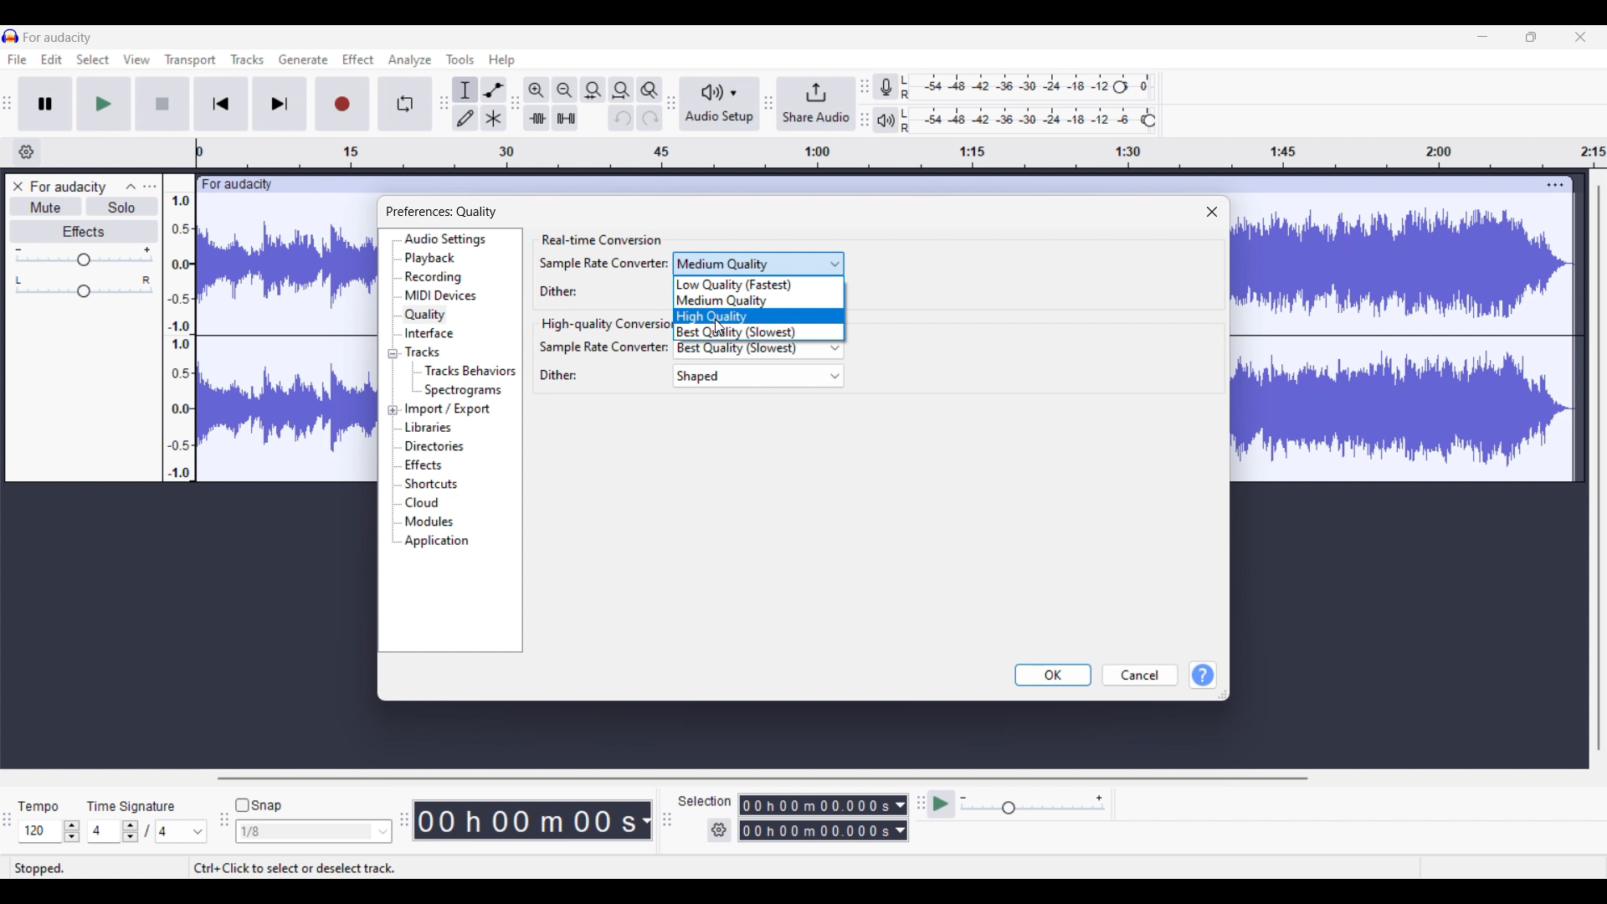  I want to click on Current status of track, so click(39, 869).